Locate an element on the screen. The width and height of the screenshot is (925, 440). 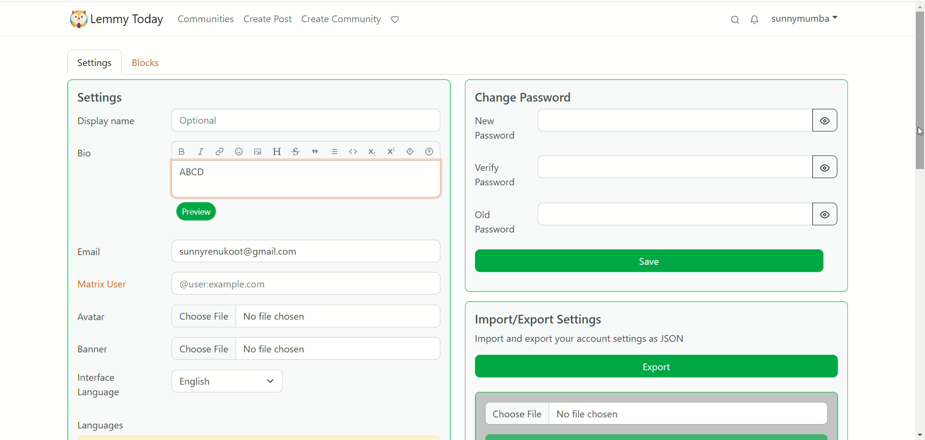
lemmy today is located at coordinates (129, 20).